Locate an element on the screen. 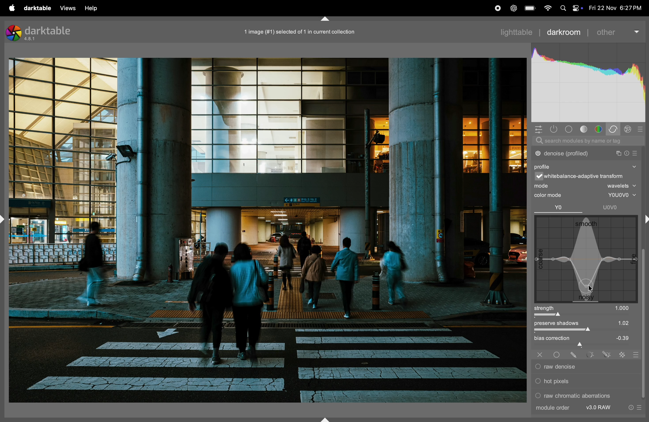  show is located at coordinates (634, 167).